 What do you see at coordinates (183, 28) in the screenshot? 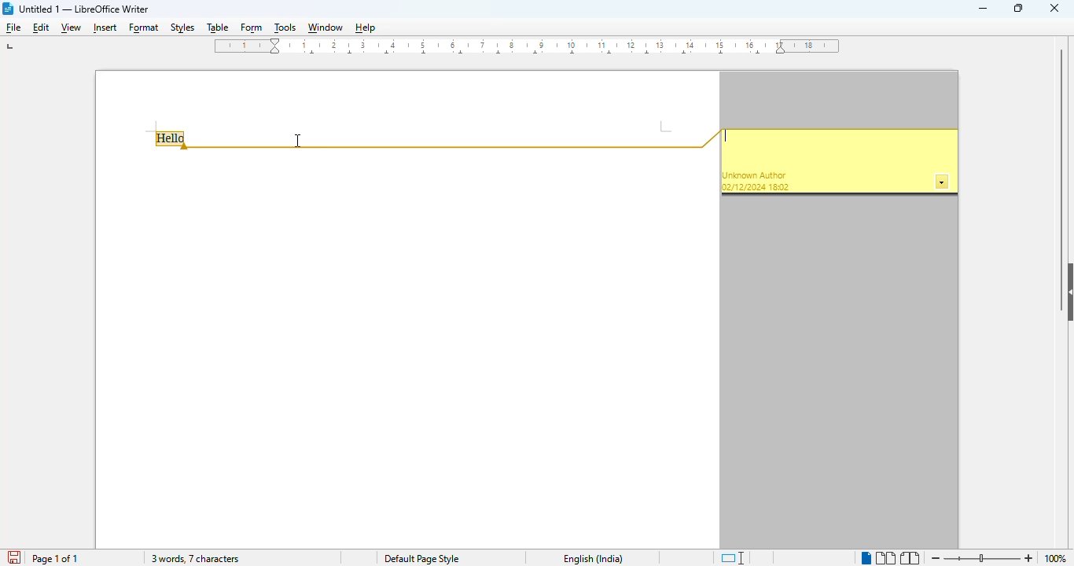
I see `styles` at bounding box center [183, 28].